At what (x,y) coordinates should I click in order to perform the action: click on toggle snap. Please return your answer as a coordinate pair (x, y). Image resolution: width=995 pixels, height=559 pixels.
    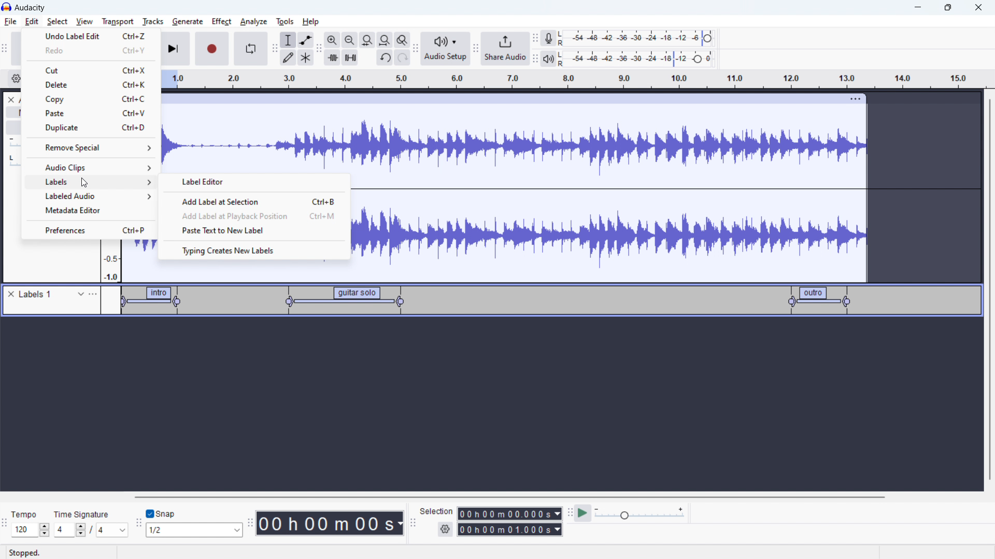
    Looking at the image, I should click on (161, 514).